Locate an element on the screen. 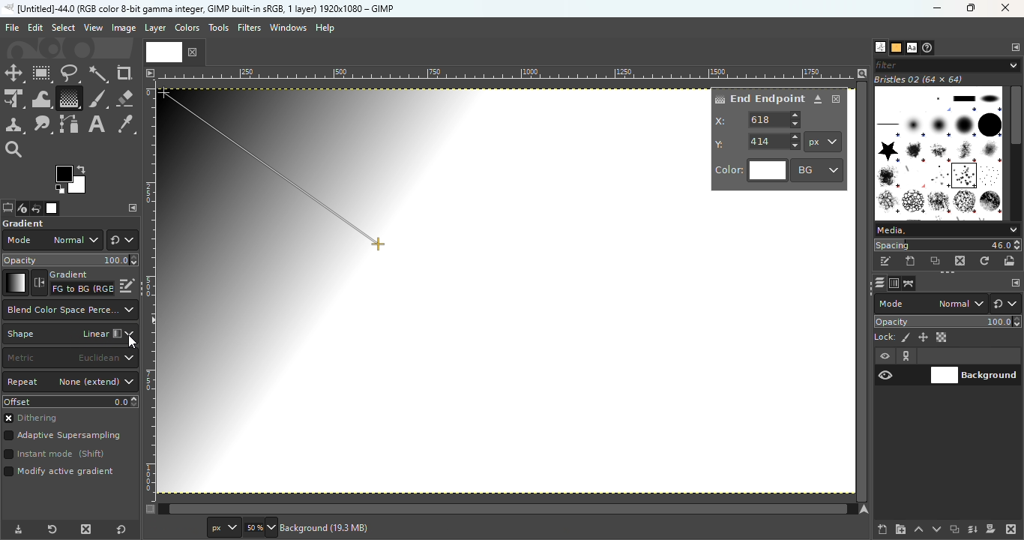 The height and width of the screenshot is (540, 1024). Open the channels dialog is located at coordinates (893, 282).